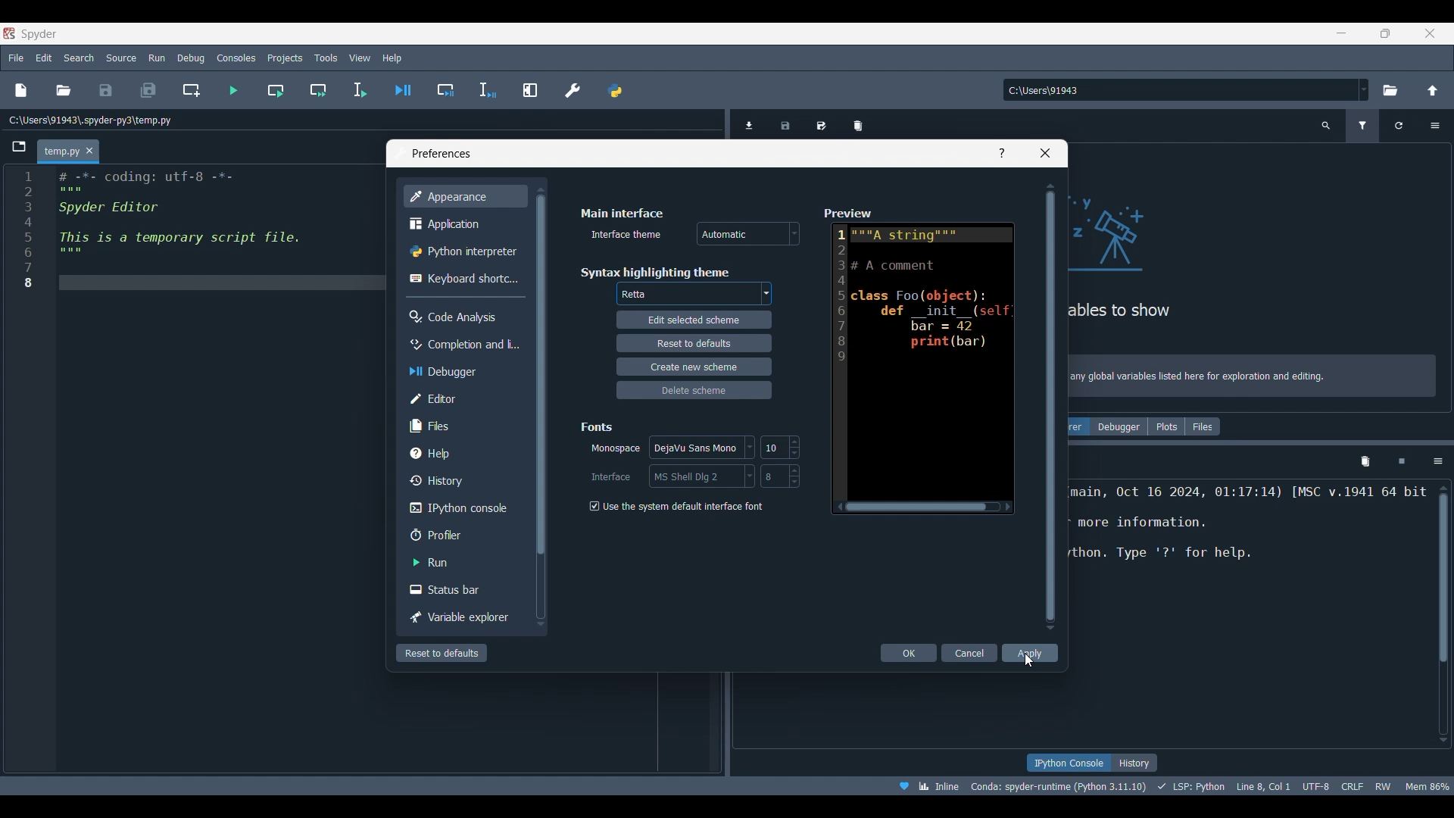 This screenshot has width=1454, height=818. I want to click on Import data, so click(752, 123).